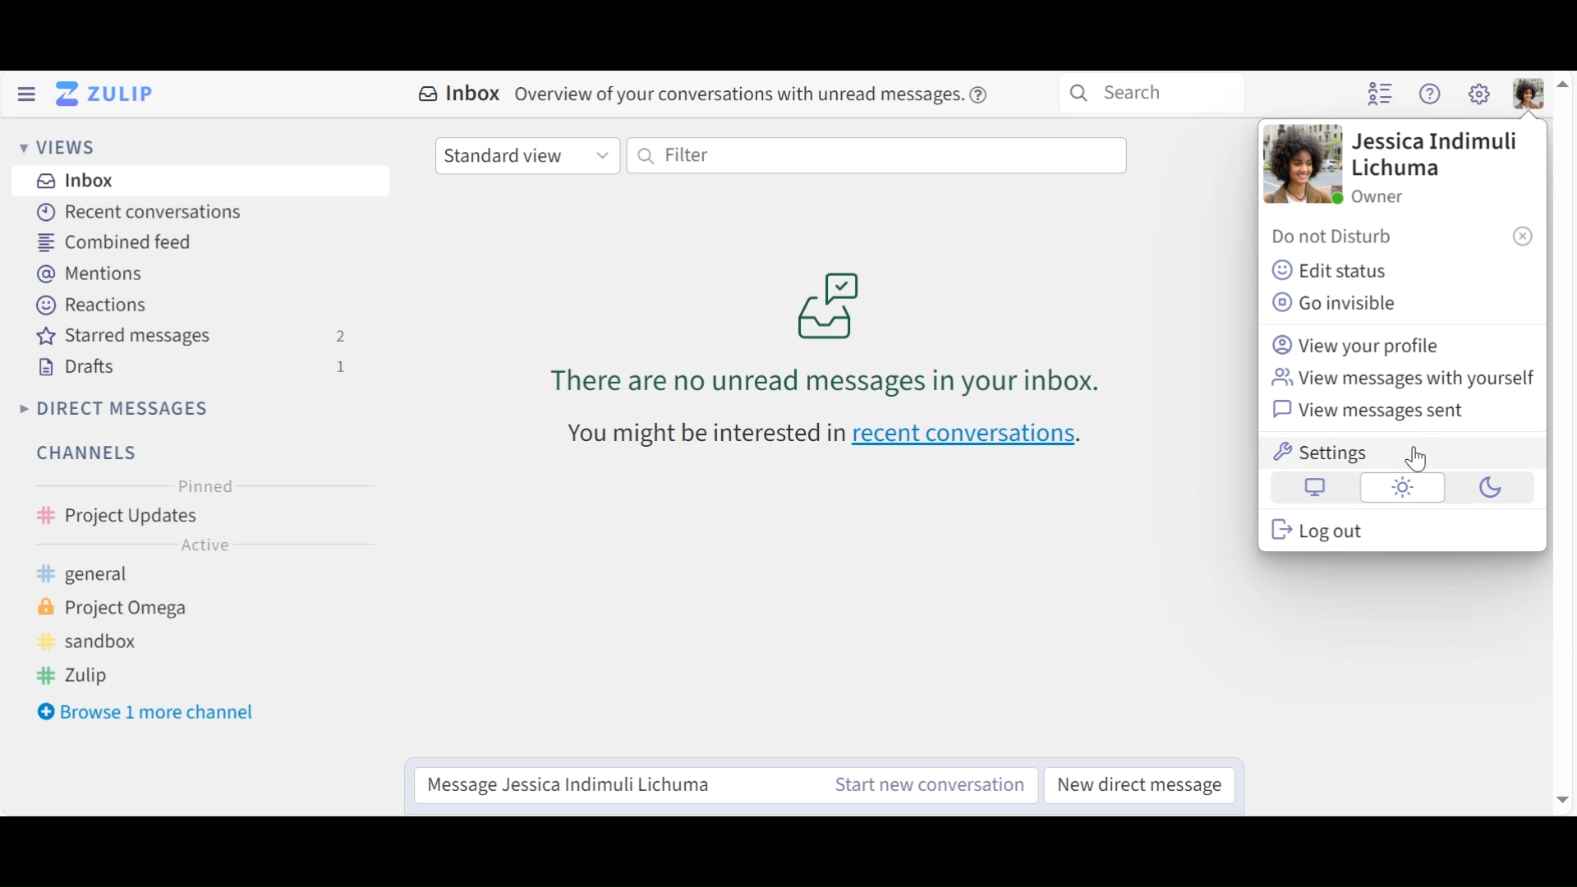  Describe the element at coordinates (147, 712) in the screenshot. I see `Browse more channel` at that location.